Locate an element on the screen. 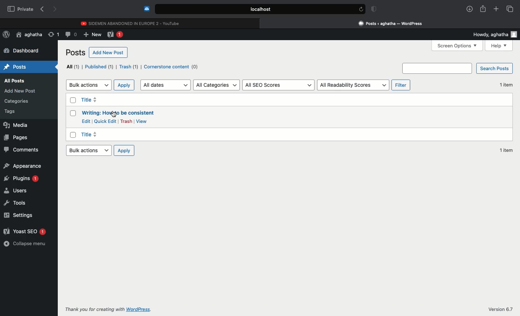  Edit is located at coordinates (86, 121).